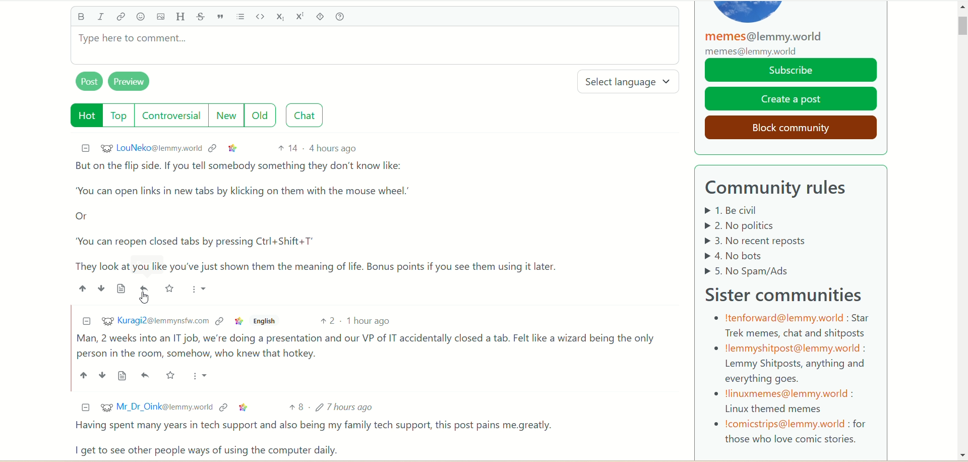  Describe the element at coordinates (223, 17) in the screenshot. I see `quote` at that location.